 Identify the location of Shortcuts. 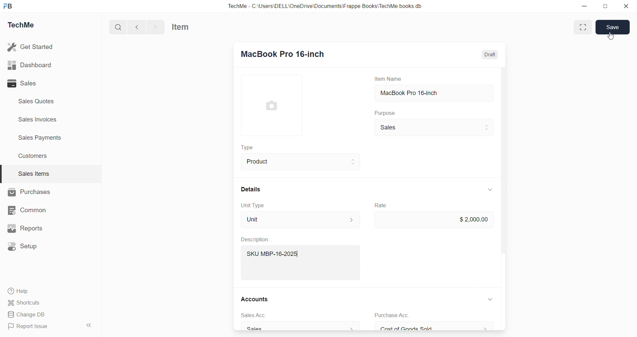
(25, 303).